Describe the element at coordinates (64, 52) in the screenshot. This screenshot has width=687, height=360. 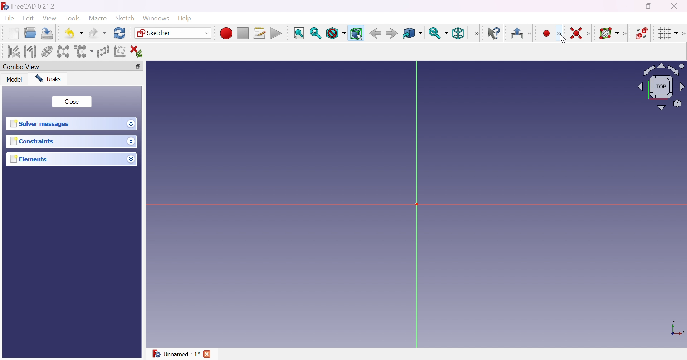
I see `Symmetry` at that location.